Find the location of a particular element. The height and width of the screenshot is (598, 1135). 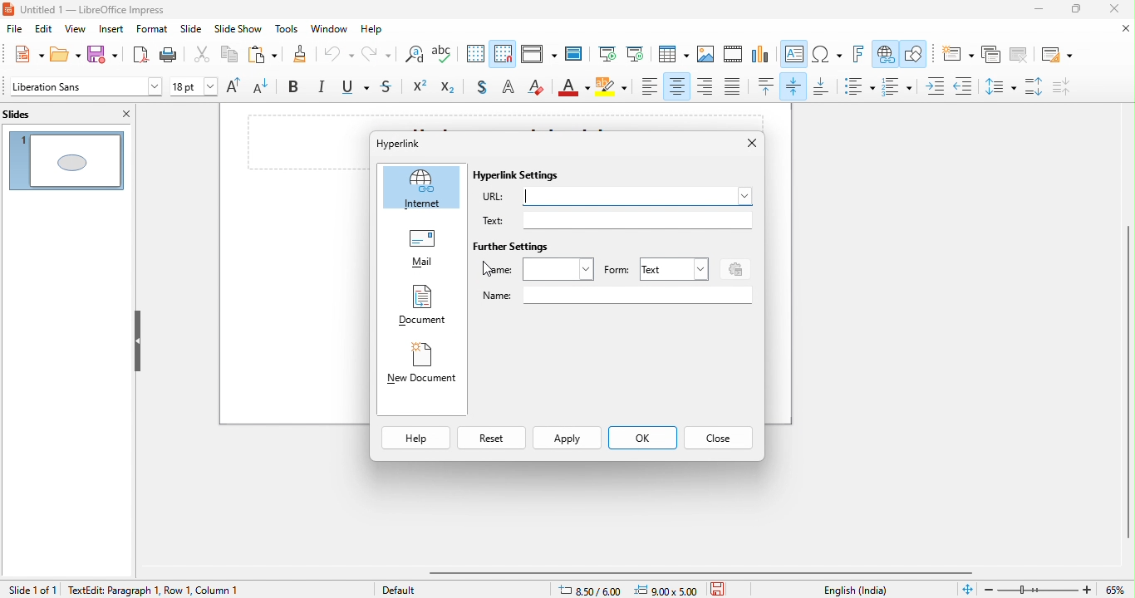

hyperlink is located at coordinates (415, 143).